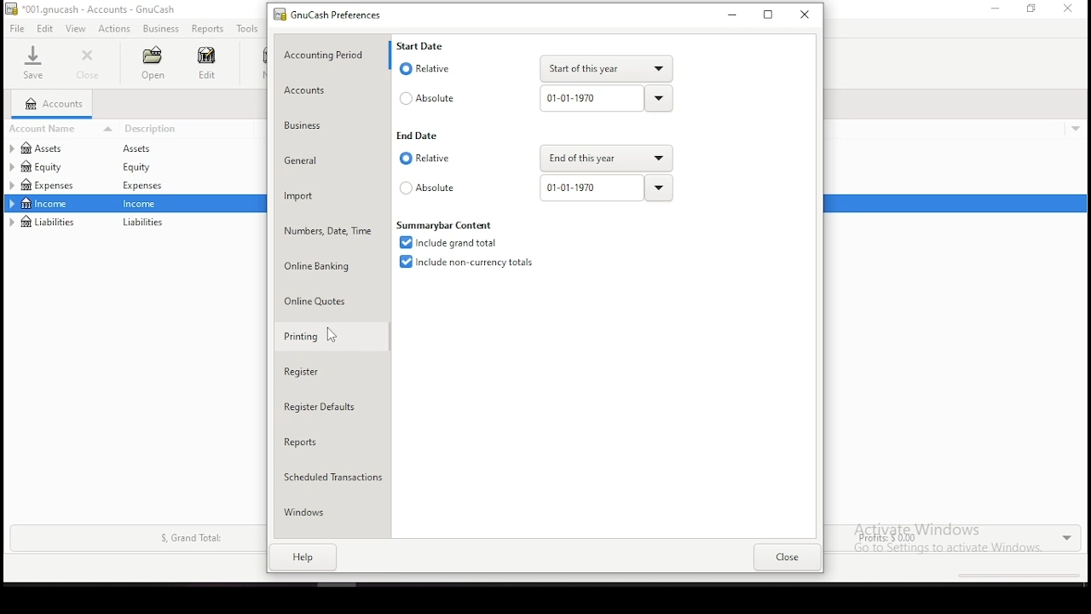 The height and width of the screenshot is (614, 1091). Describe the element at coordinates (53, 104) in the screenshot. I see `accounts` at that location.